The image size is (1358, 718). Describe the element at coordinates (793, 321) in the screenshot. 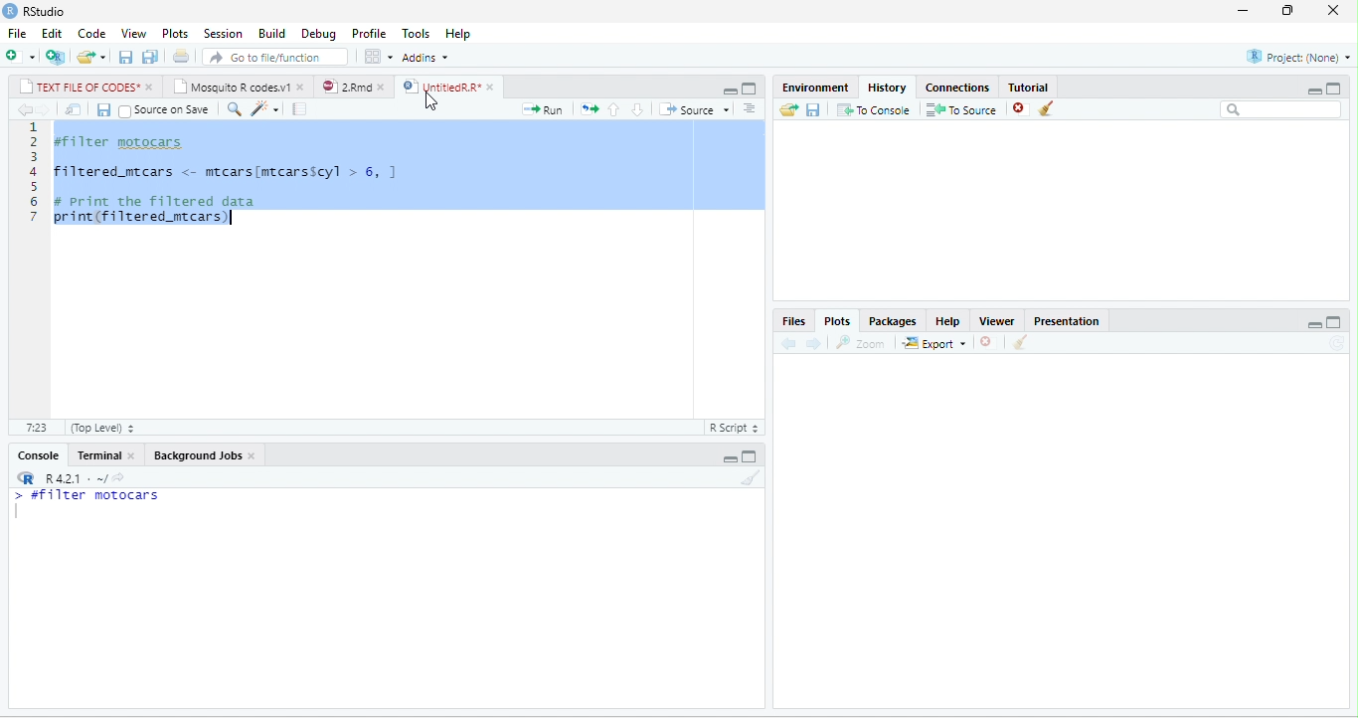

I see `Files` at that location.